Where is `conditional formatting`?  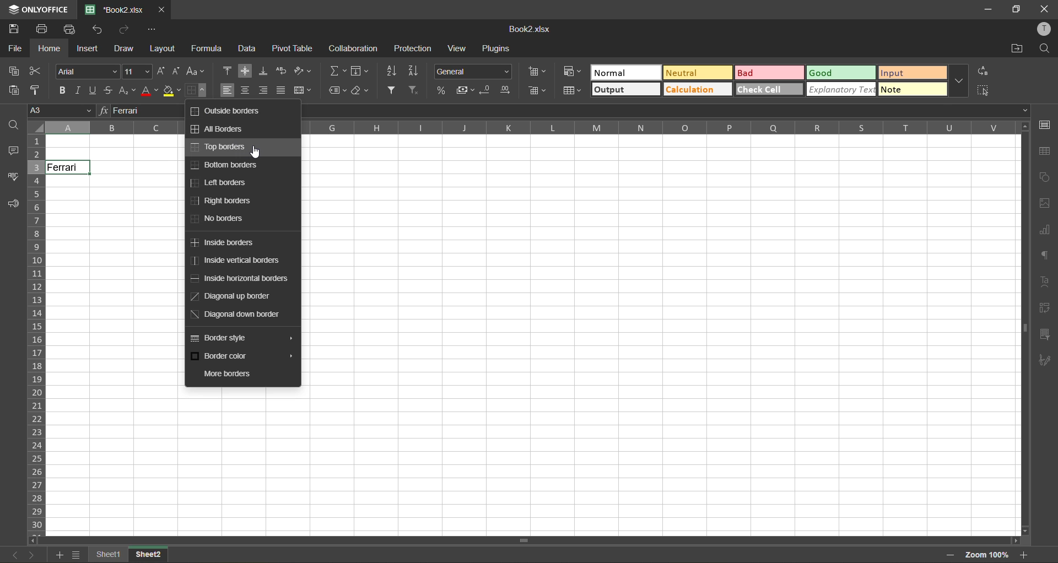 conditional formatting is located at coordinates (574, 72).